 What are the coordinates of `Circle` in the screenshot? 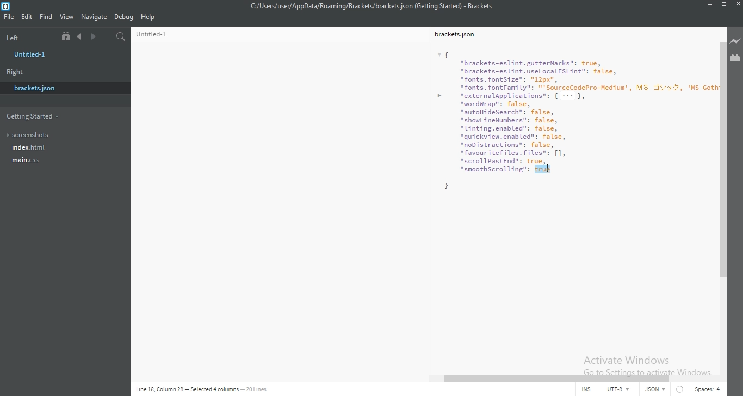 It's located at (684, 391).